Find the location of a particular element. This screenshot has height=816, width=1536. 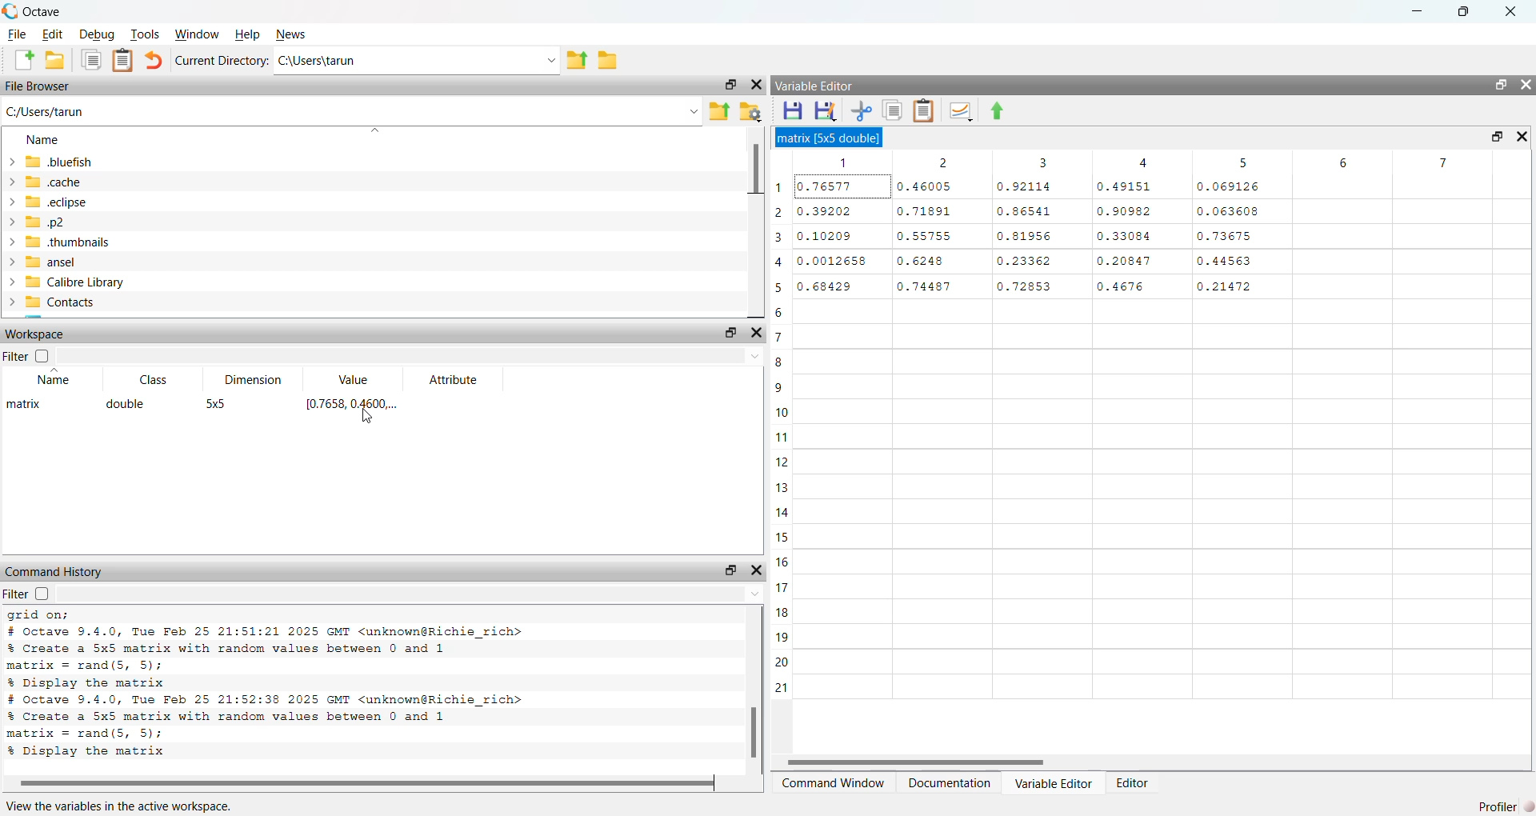

Ci\Users\tarun is located at coordinates (379, 63).